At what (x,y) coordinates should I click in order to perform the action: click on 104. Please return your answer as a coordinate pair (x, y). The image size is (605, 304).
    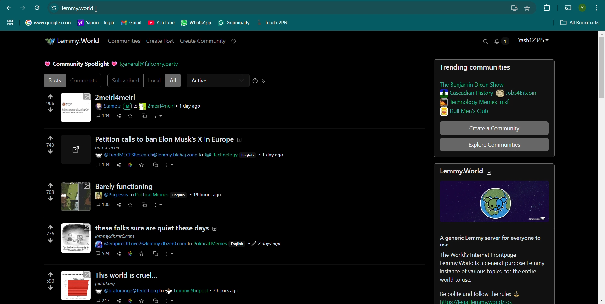
    Looking at the image, I should click on (102, 166).